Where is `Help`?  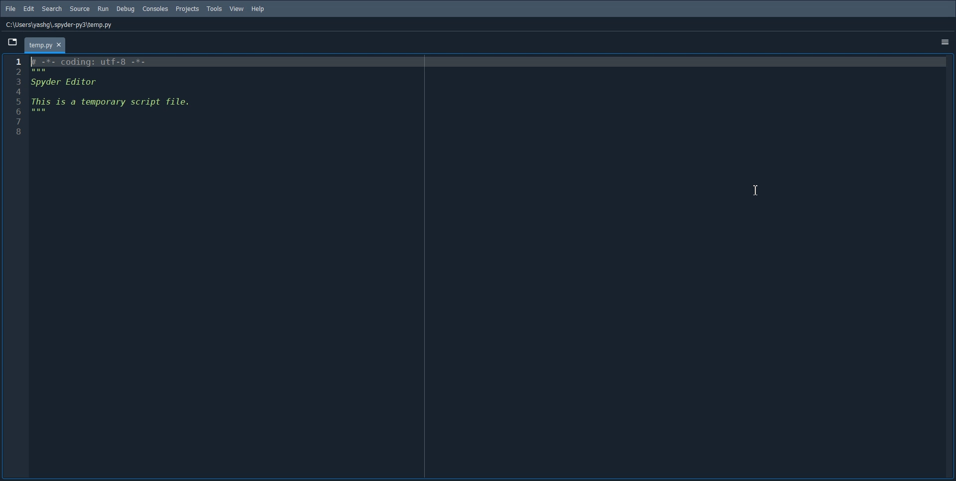 Help is located at coordinates (258, 9).